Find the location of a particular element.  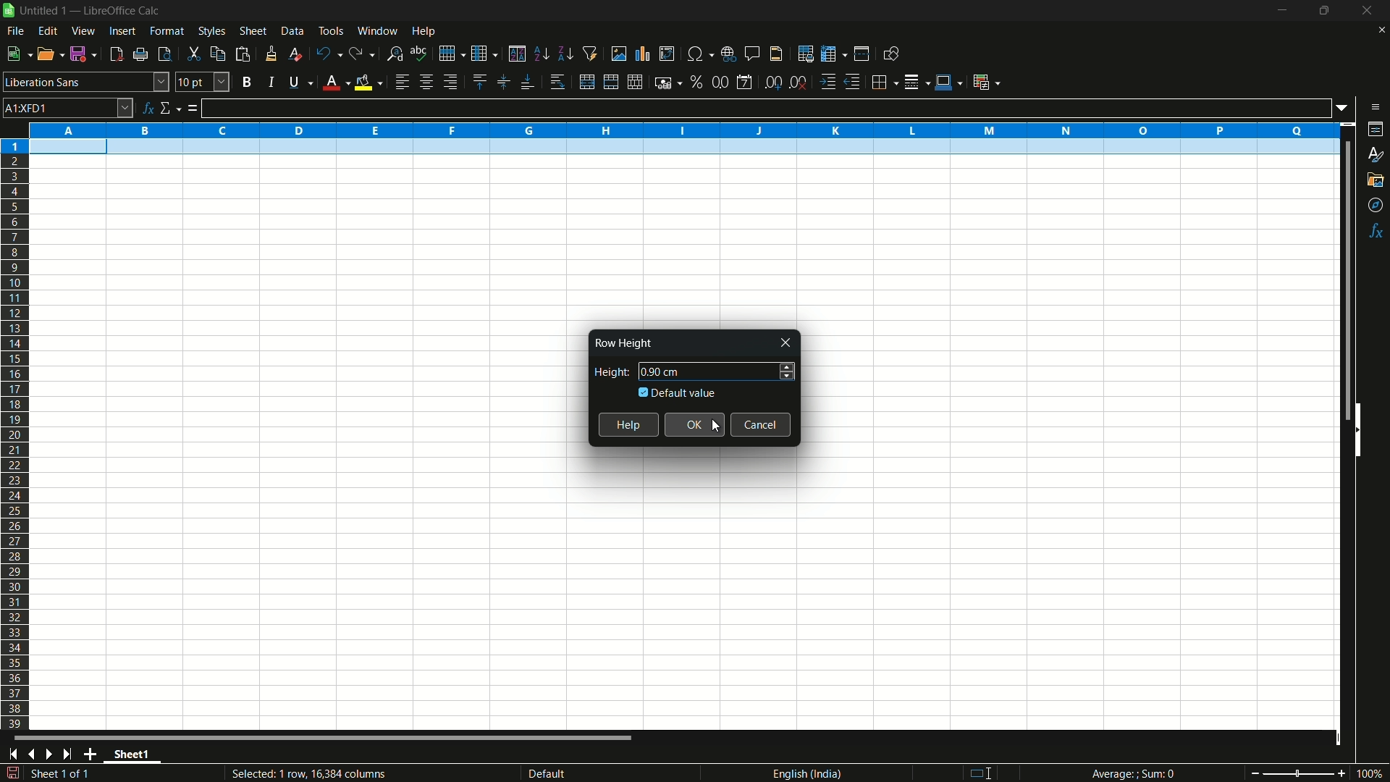

scroll bar is located at coordinates (324, 740).